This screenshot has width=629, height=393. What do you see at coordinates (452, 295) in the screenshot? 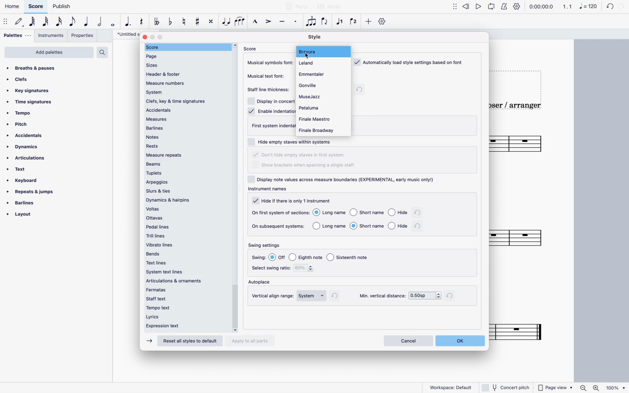
I see `refresh` at bounding box center [452, 295].